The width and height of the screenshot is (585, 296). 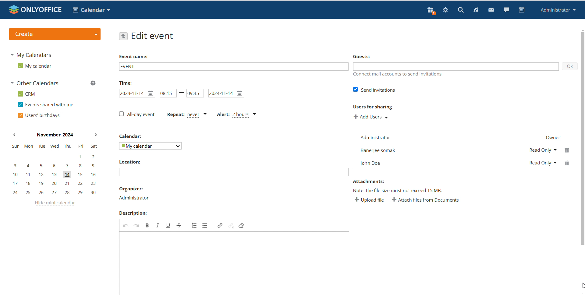 I want to click on redo, so click(x=137, y=225).